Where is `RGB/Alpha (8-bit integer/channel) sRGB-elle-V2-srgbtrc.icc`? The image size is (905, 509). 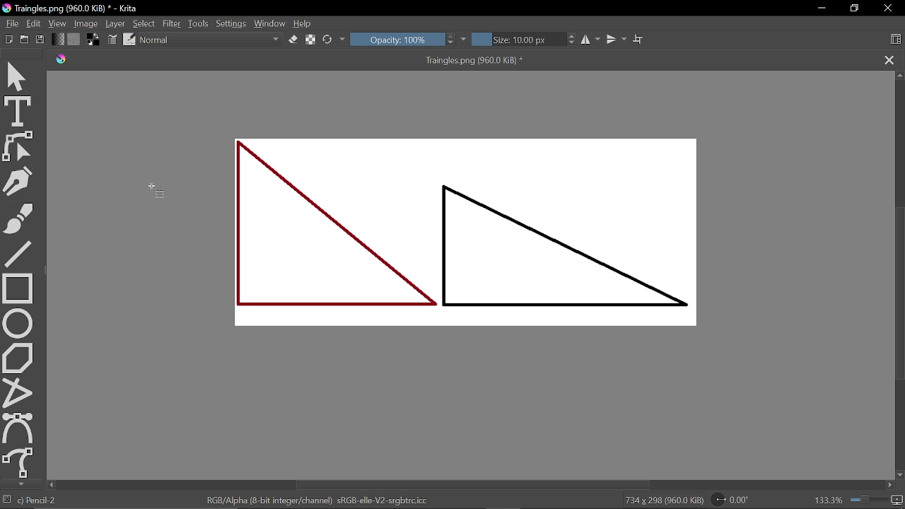
RGB/Alpha (8-bit integer/channel) sRGB-elle-V2-srgbtrc.icc is located at coordinates (318, 499).